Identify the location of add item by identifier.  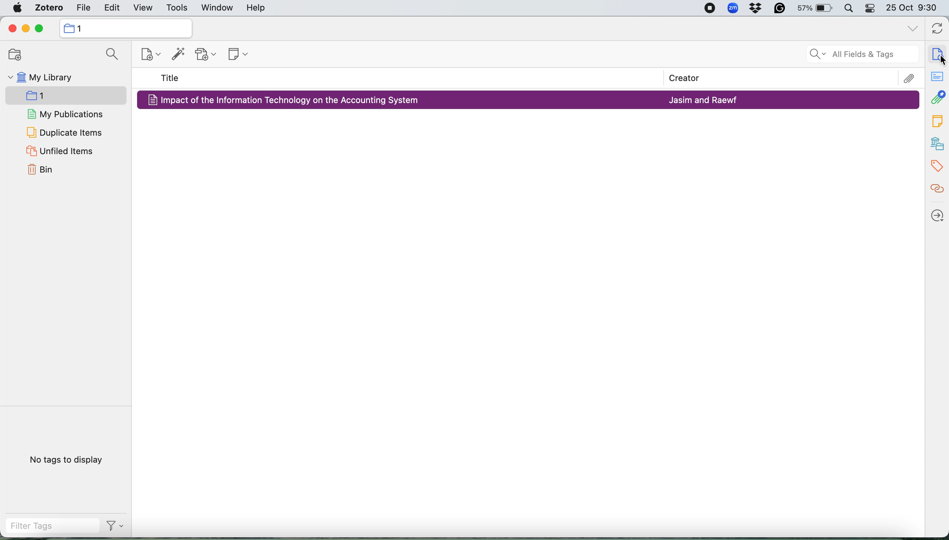
(178, 55).